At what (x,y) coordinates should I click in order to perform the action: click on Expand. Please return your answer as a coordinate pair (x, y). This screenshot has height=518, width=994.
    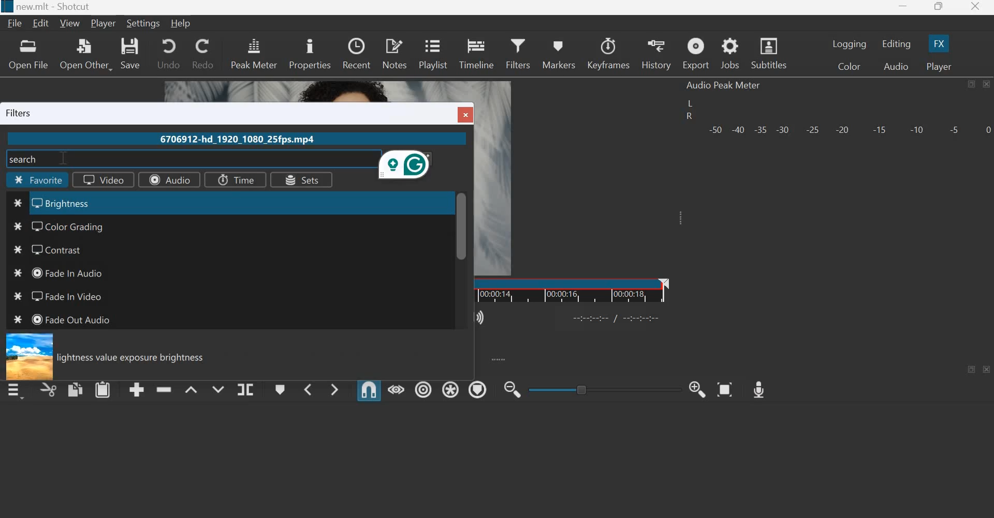
    Looking at the image, I should click on (678, 218).